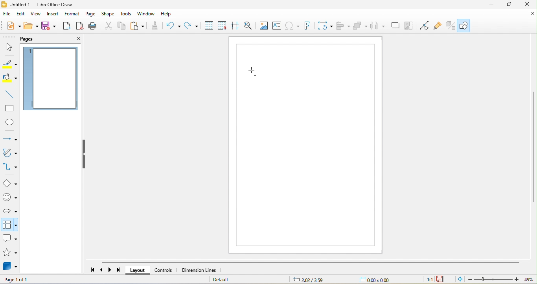  Describe the element at coordinates (137, 27) in the screenshot. I see `paste` at that location.